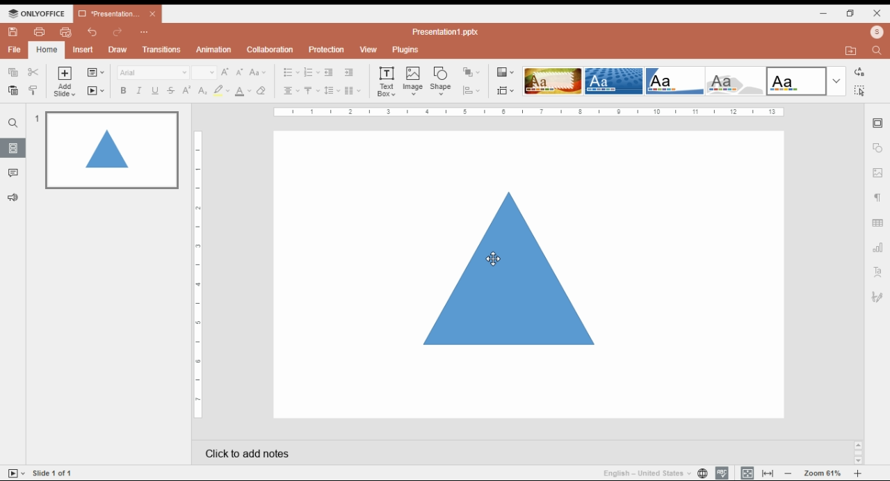 The image size is (890, 481). What do you see at coordinates (328, 73) in the screenshot?
I see `decrease indent` at bounding box center [328, 73].